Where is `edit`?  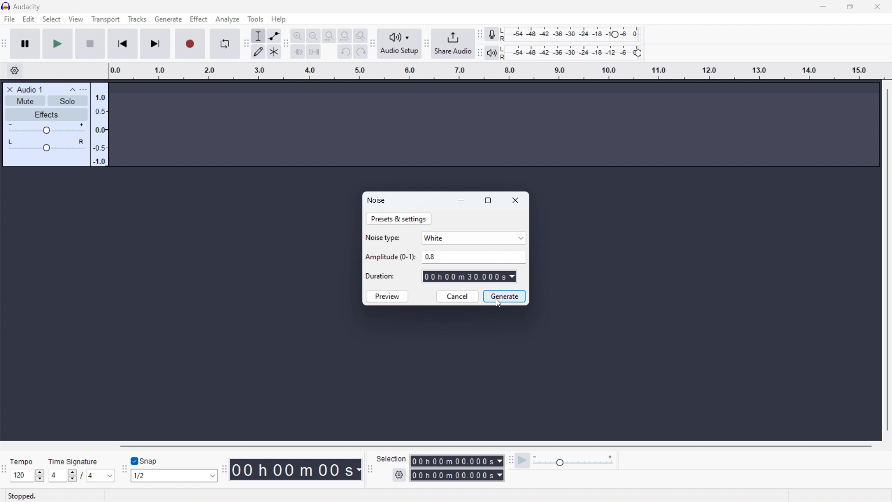 edit is located at coordinates (28, 19).